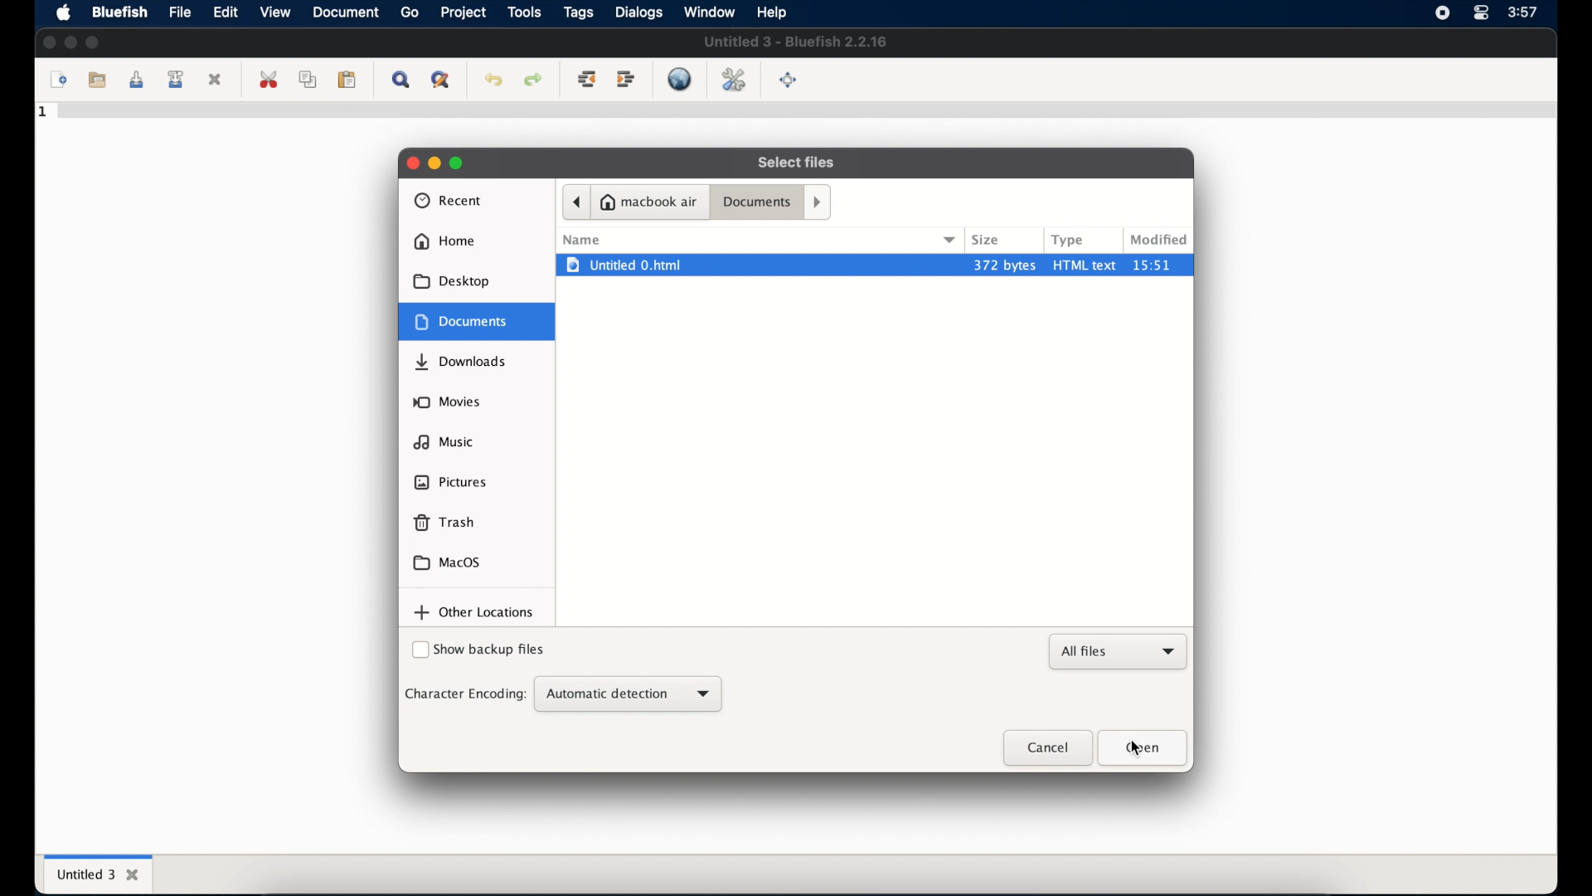  What do you see at coordinates (451, 482) in the screenshot?
I see `pictures` at bounding box center [451, 482].